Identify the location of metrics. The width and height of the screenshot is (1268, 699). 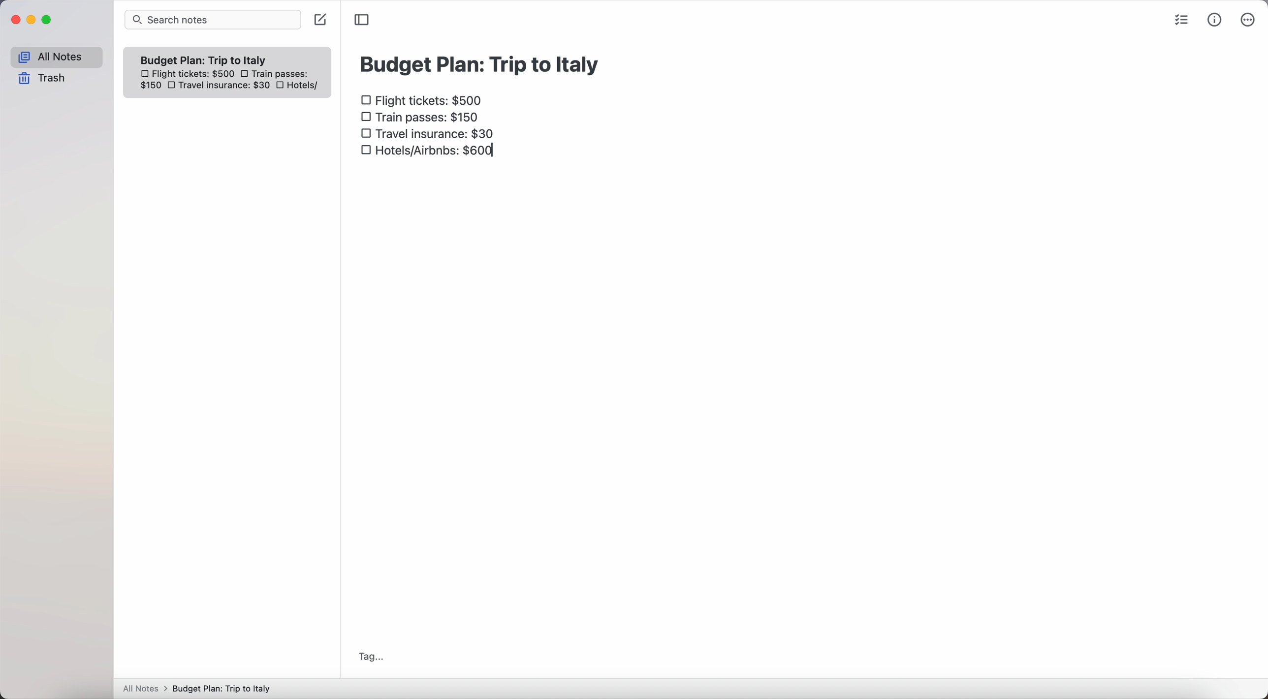
(1215, 21).